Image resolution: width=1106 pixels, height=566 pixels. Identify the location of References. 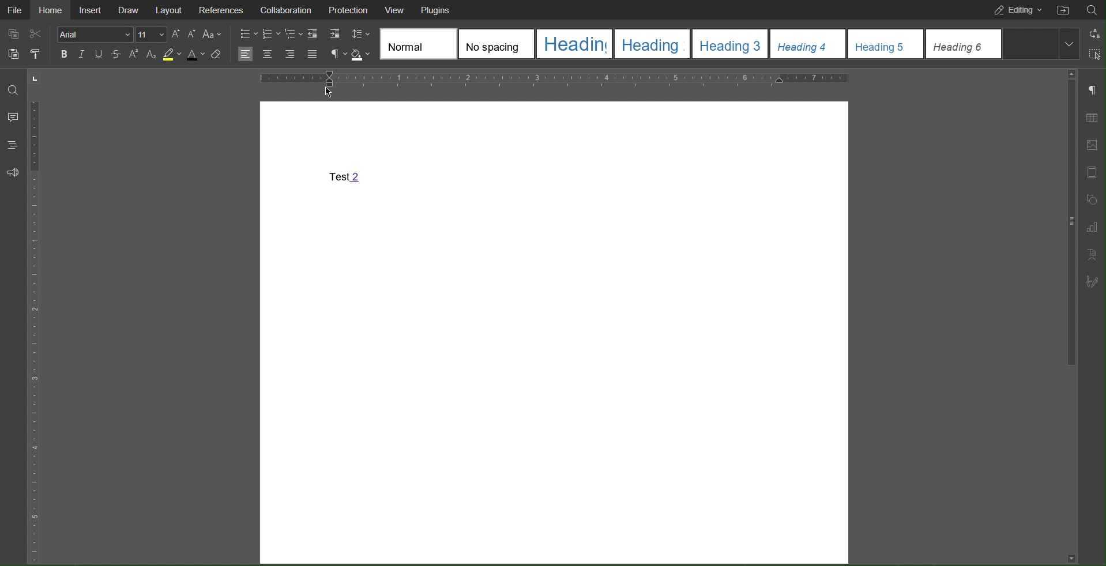
(221, 9).